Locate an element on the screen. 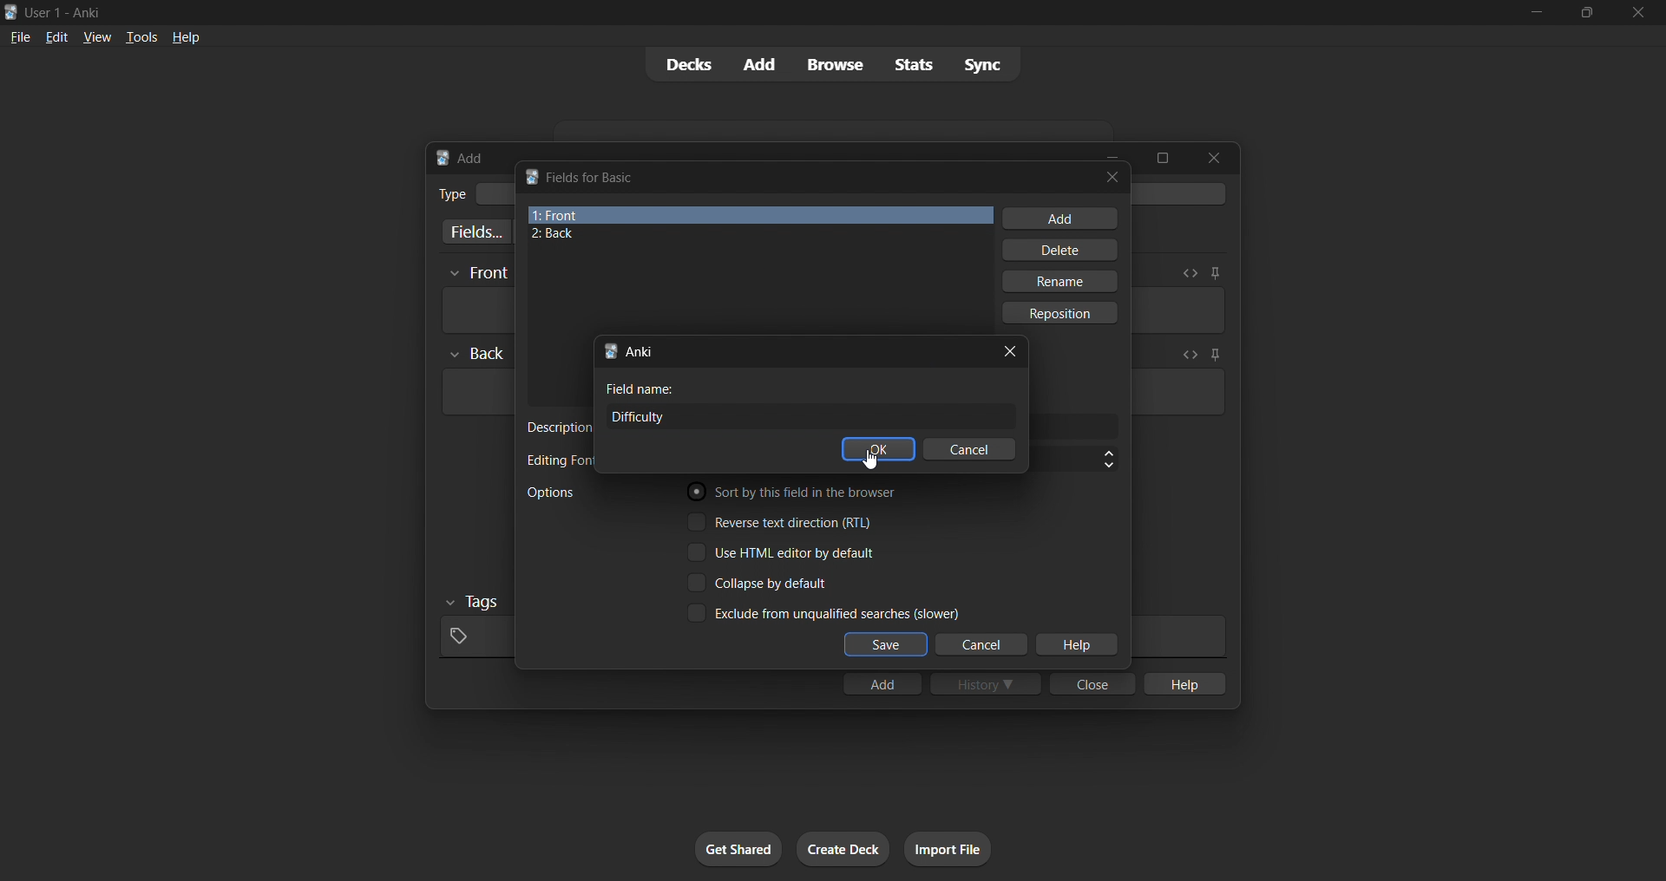 This screenshot has height=881, width=1666. Text is located at coordinates (550, 493).